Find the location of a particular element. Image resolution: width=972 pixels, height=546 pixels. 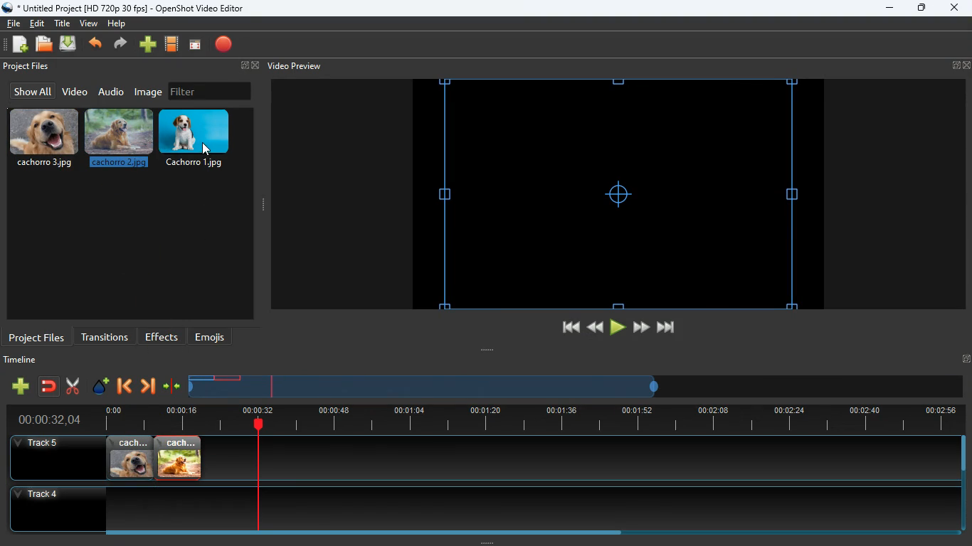

effects is located at coordinates (162, 336).